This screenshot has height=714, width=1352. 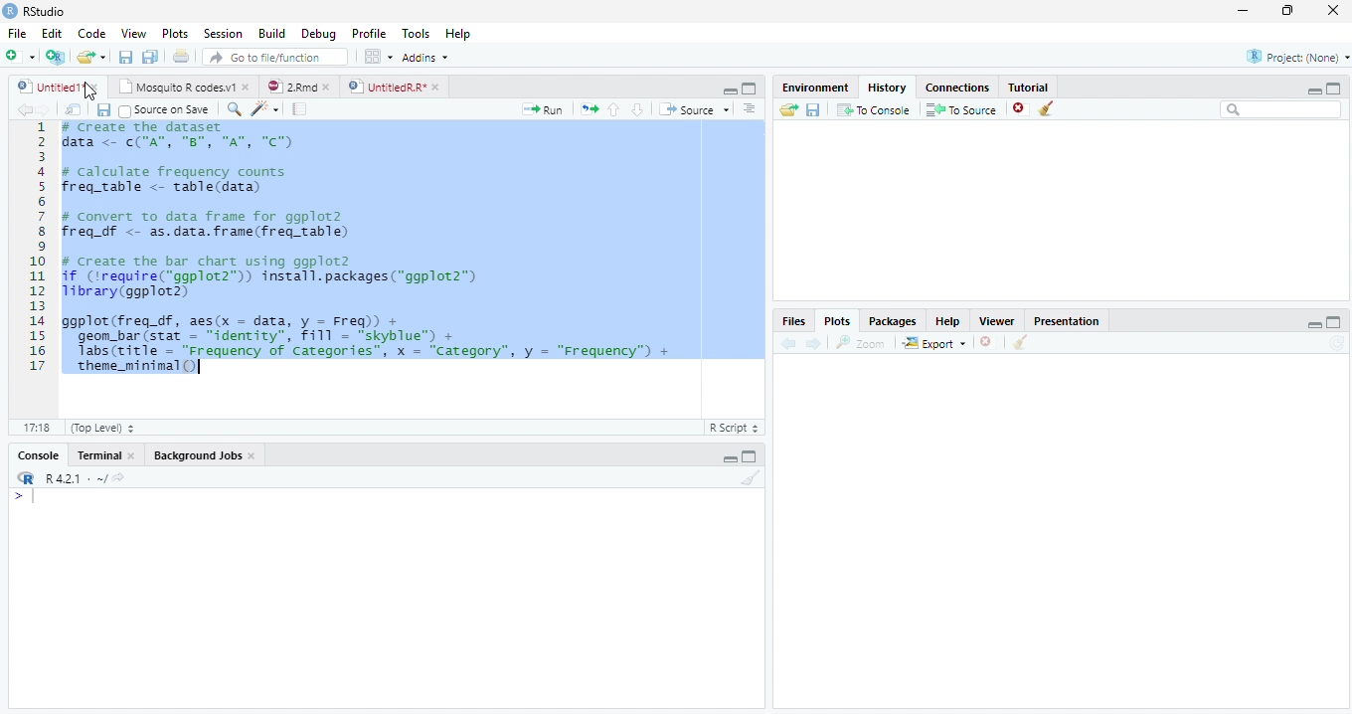 What do you see at coordinates (988, 341) in the screenshot?
I see `delete ` at bounding box center [988, 341].